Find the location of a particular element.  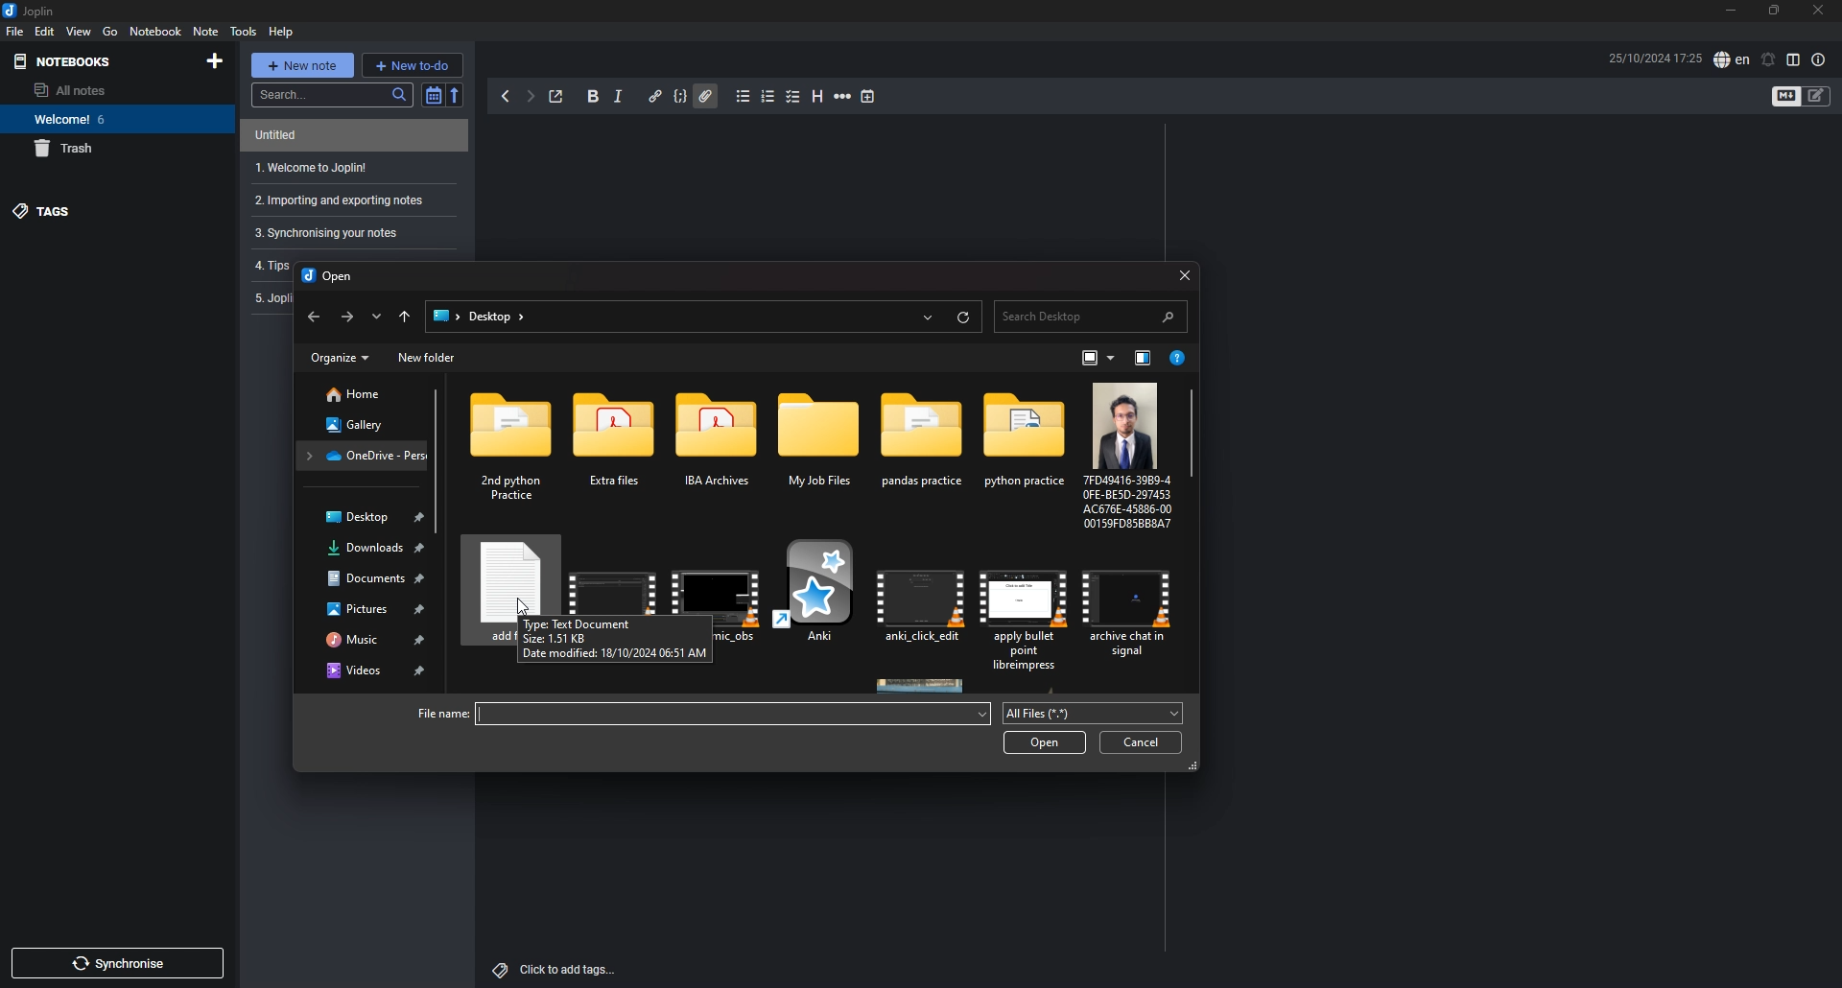

cancel is located at coordinates (1141, 742).